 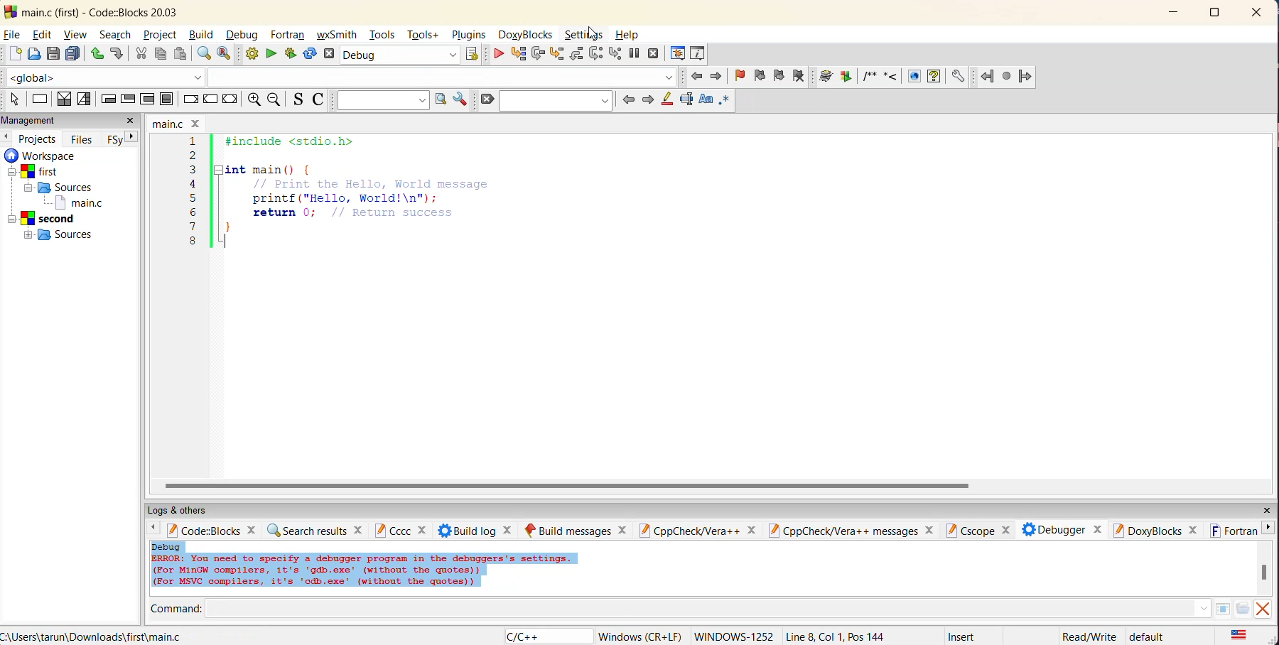 What do you see at coordinates (401, 530) in the screenshot?
I see `cccc` at bounding box center [401, 530].